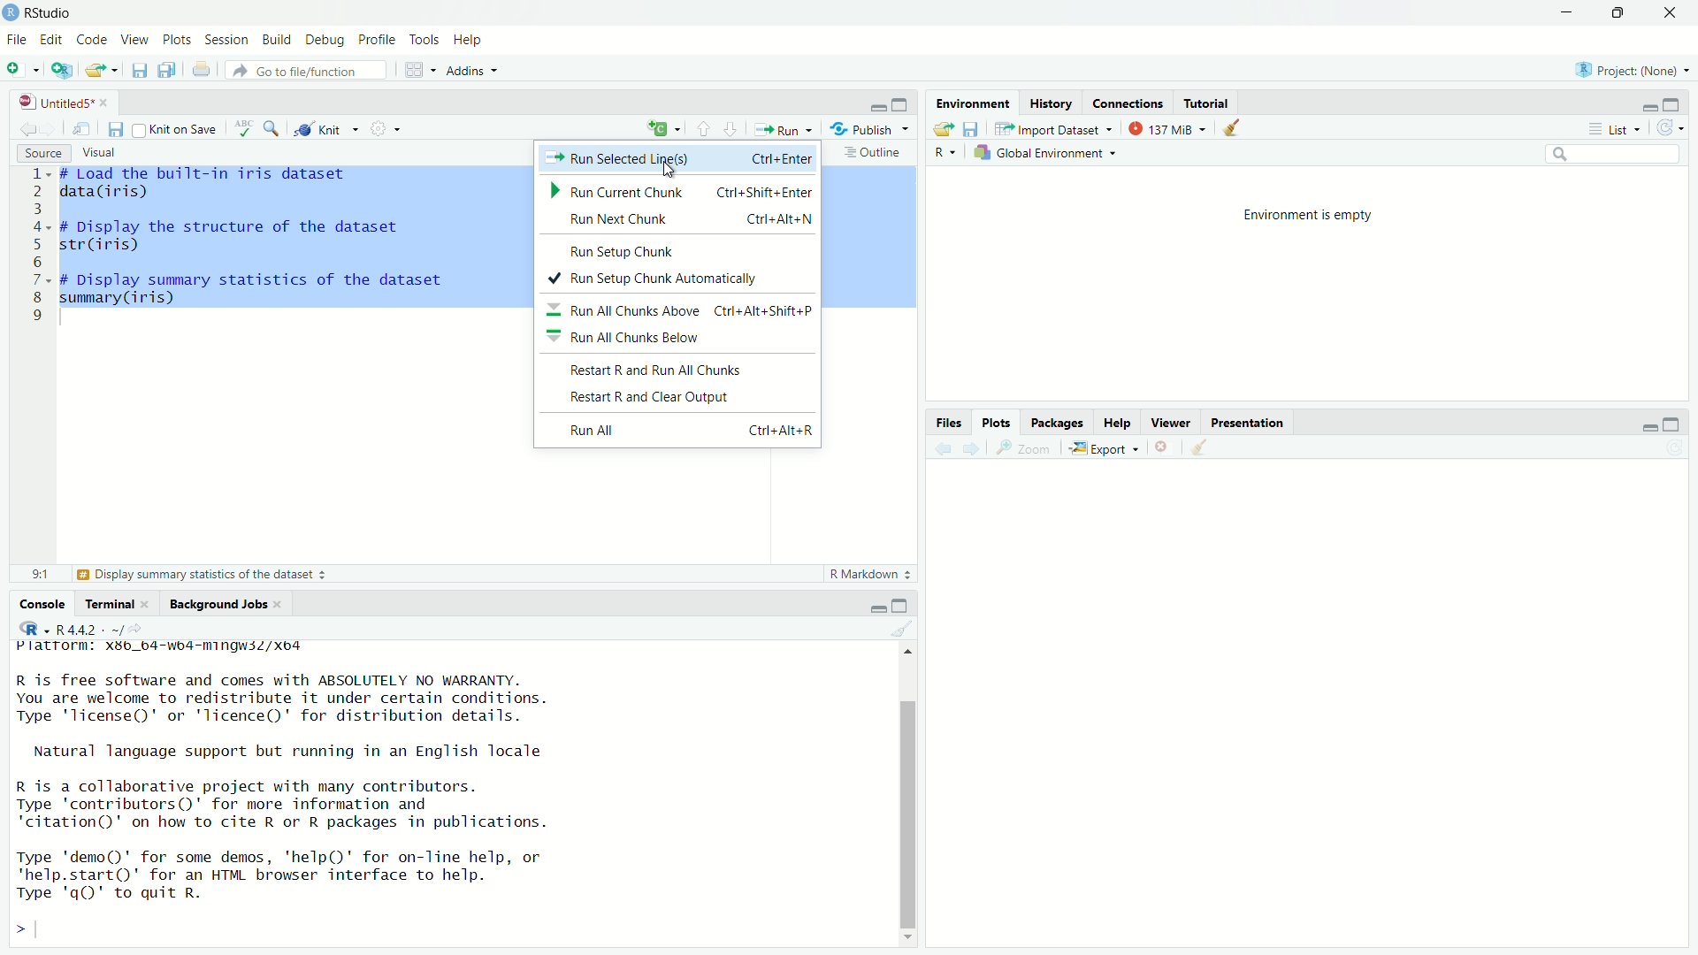 This screenshot has width=1698, height=955. Describe the element at coordinates (681, 191) in the screenshot. I see `Run Current Chunk   Ctrl+Shift+Enter` at that location.